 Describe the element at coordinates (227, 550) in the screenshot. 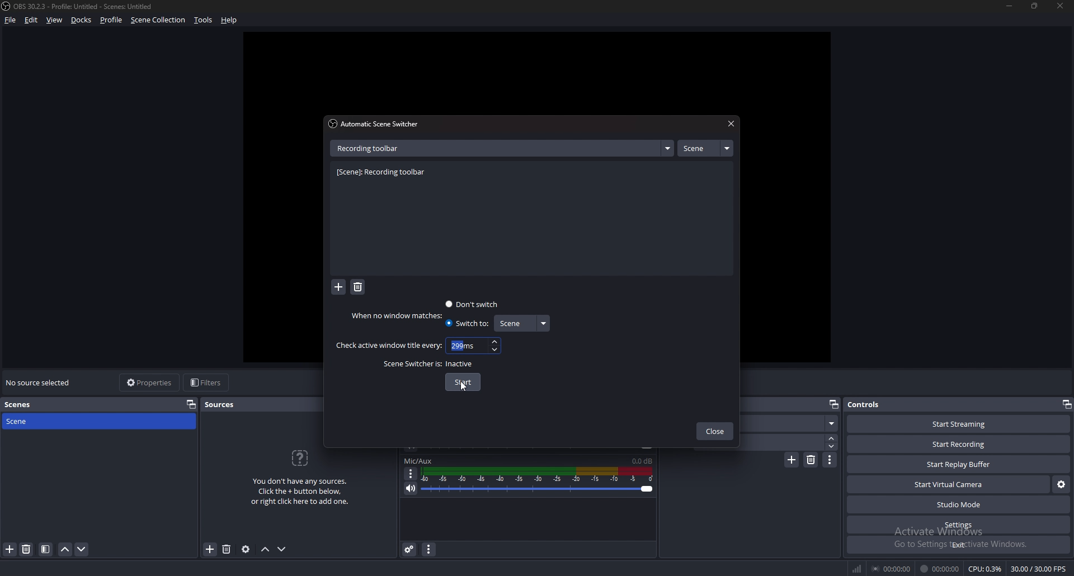

I see `remove source` at that location.